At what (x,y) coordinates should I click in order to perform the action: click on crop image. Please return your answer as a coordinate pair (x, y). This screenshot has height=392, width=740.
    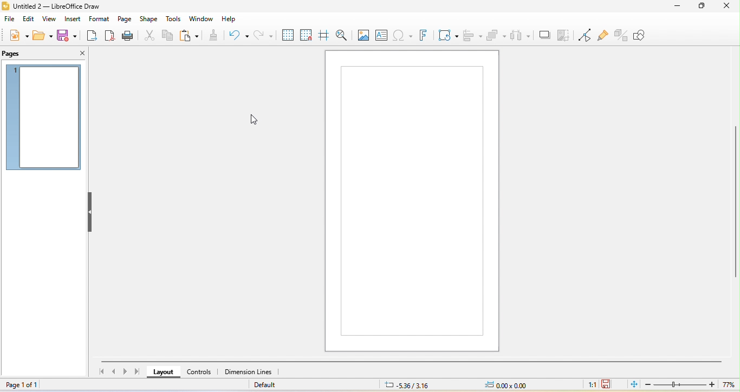
    Looking at the image, I should click on (566, 36).